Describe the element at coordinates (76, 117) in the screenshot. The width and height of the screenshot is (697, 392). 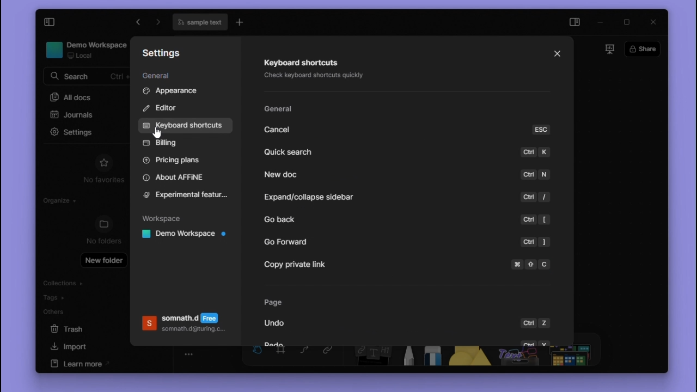
I see `Journals` at that location.